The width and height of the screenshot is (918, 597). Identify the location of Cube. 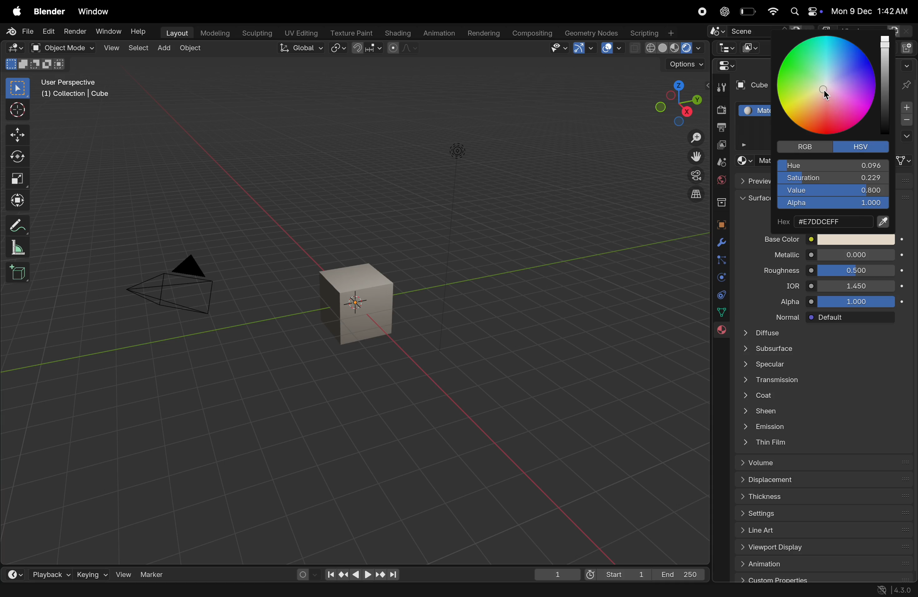
(750, 86).